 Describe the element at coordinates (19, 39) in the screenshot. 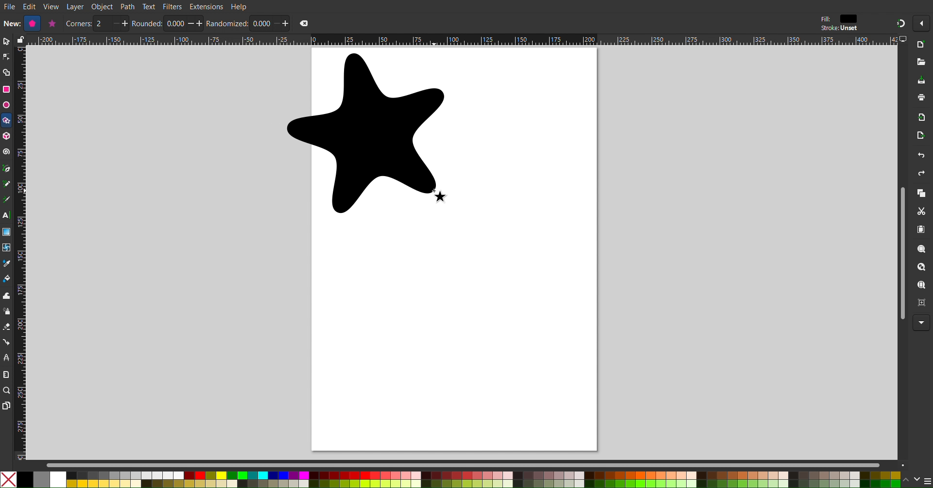

I see `lock` at that location.